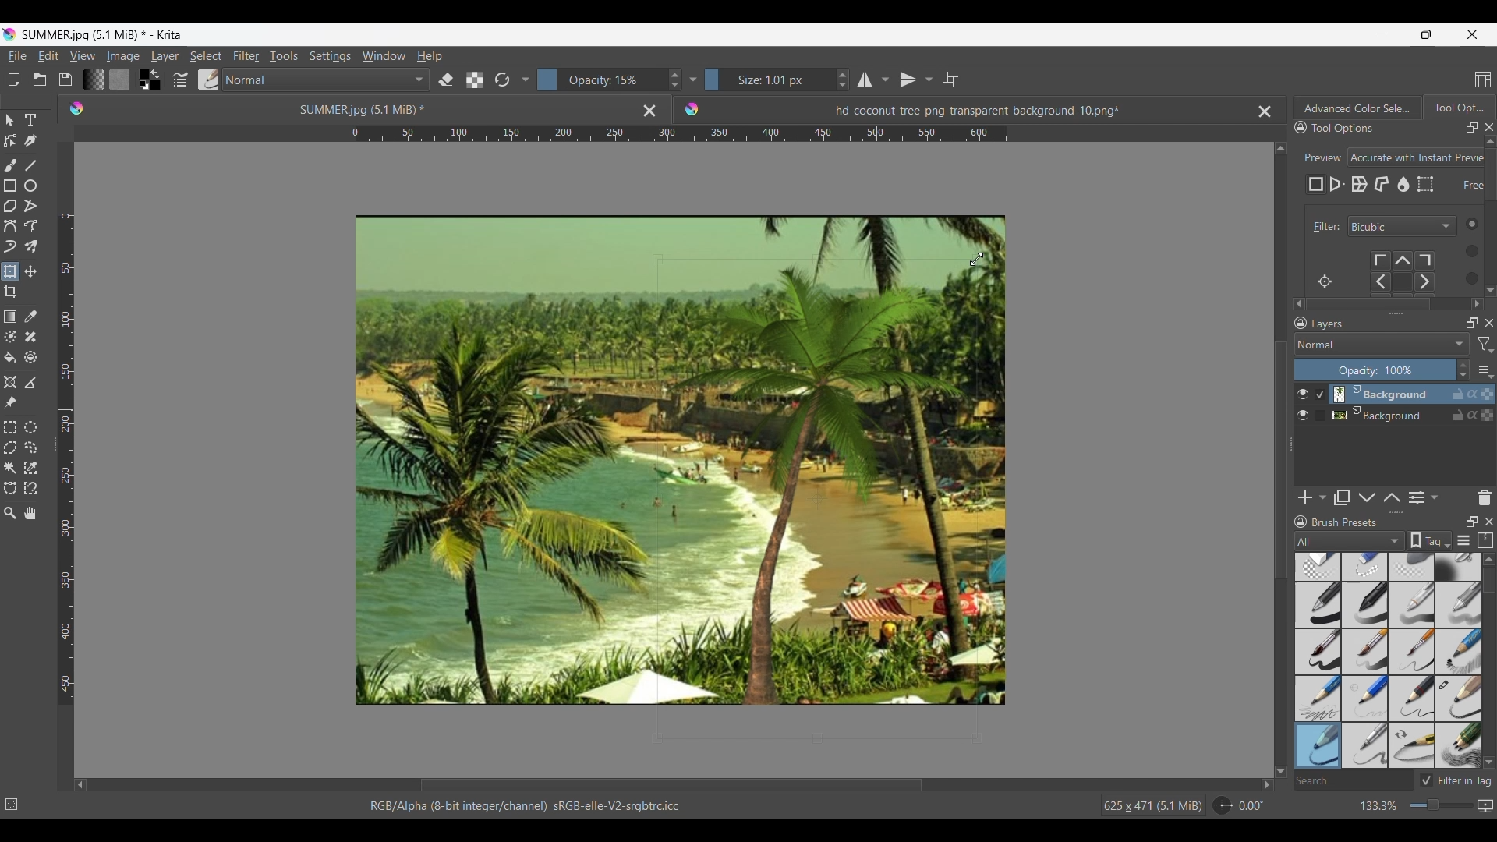 The image size is (1497, 842). What do you see at coordinates (1410, 273) in the screenshot?
I see `Controls` at bounding box center [1410, 273].